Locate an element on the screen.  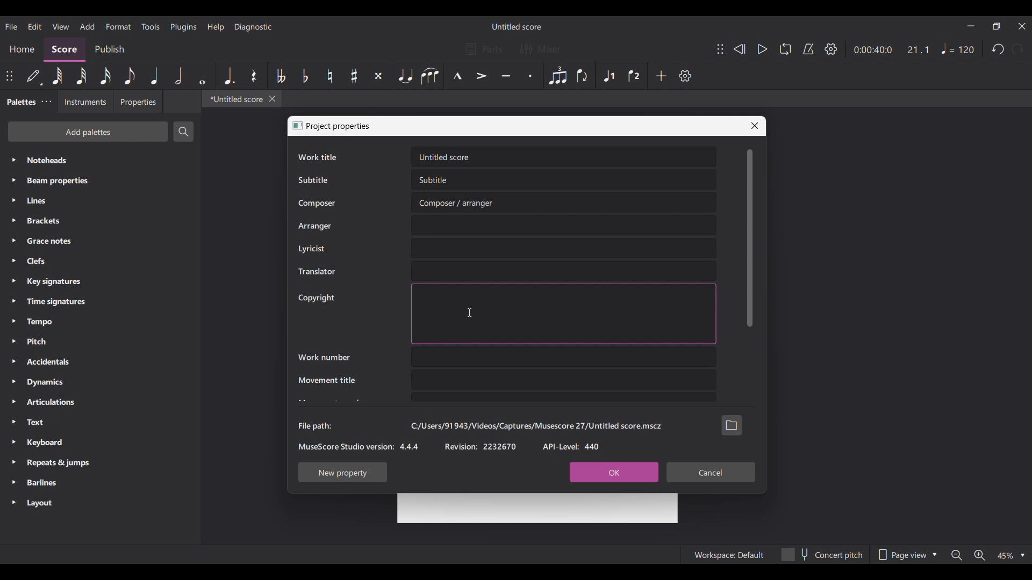
Voice 2 is located at coordinates (635, 76).